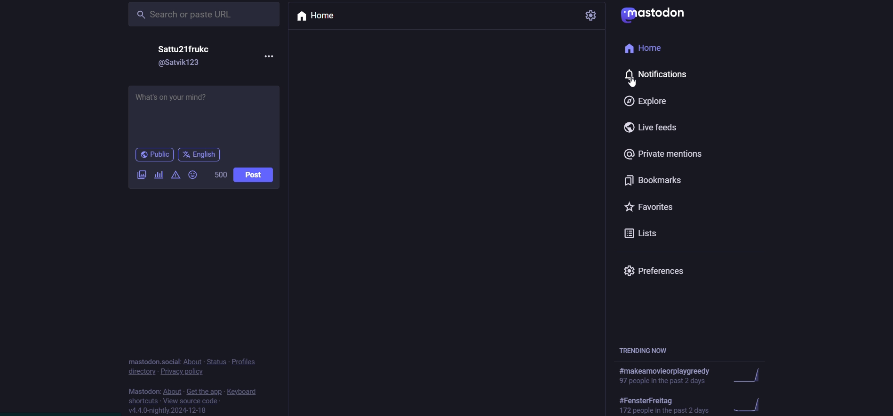 The image size is (893, 416). Describe the element at coordinates (646, 48) in the screenshot. I see `Home` at that location.